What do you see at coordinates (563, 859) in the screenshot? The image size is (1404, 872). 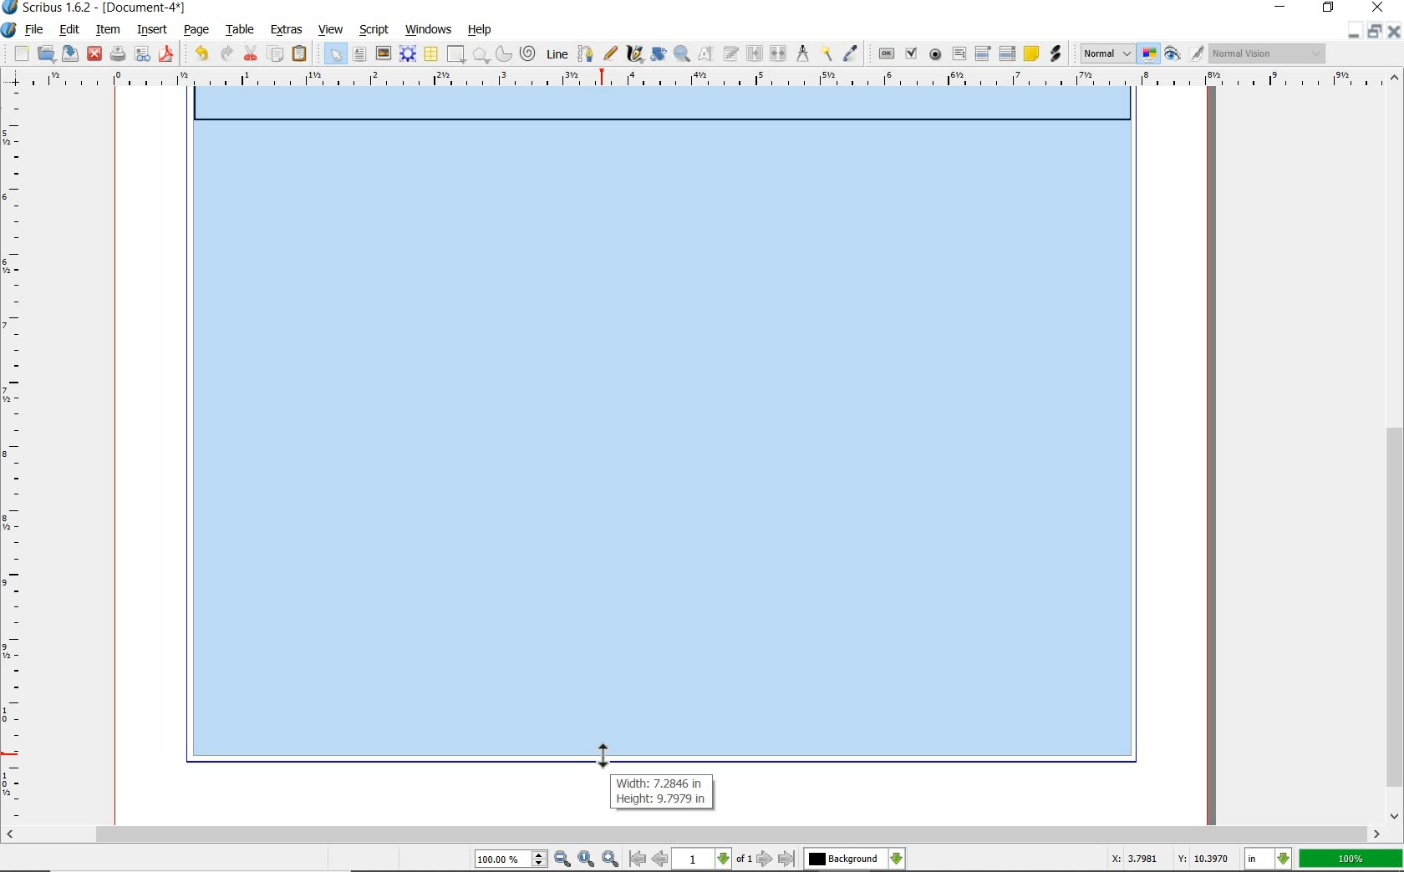 I see `zoom out` at bounding box center [563, 859].